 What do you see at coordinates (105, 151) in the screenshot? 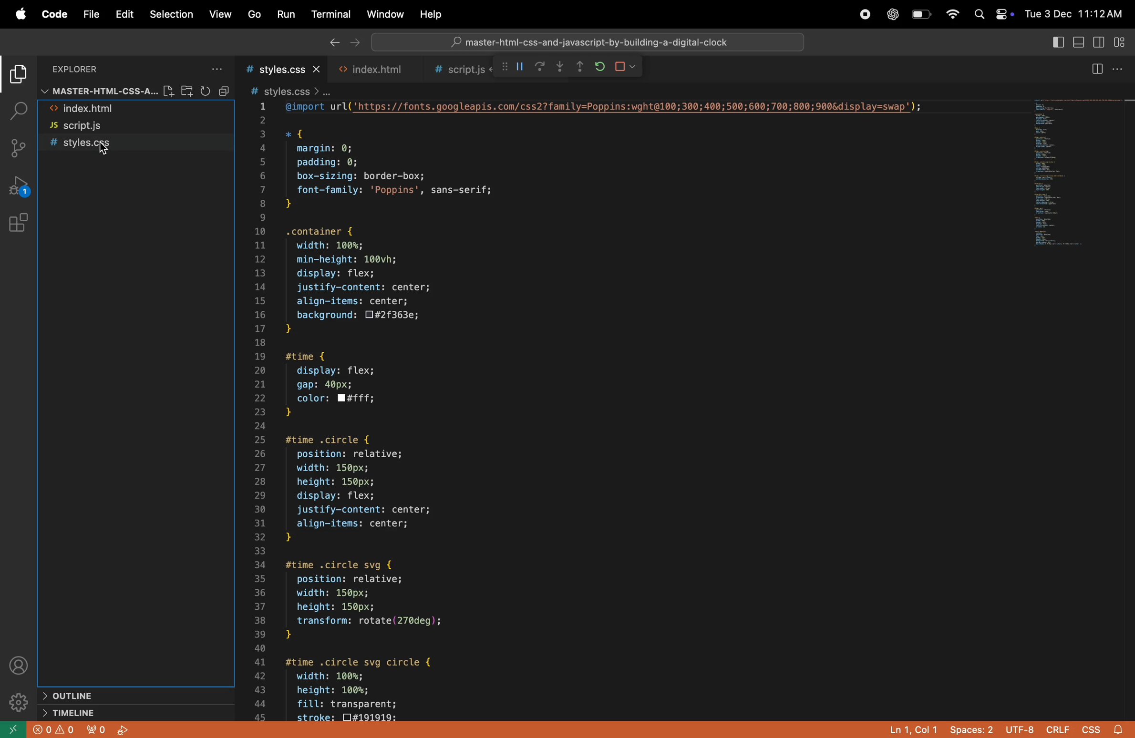
I see `Cursor` at bounding box center [105, 151].